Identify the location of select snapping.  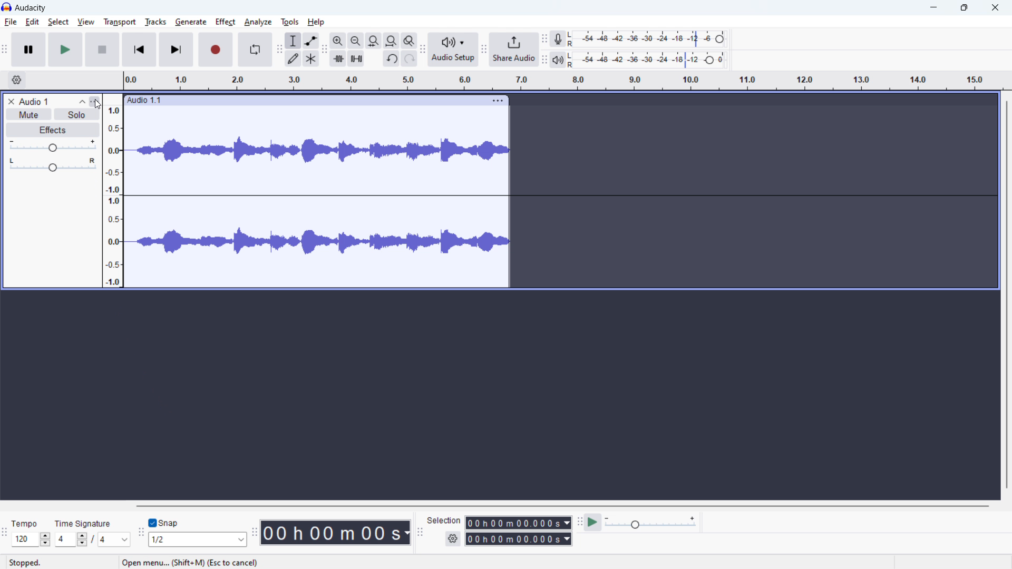
(198, 539).